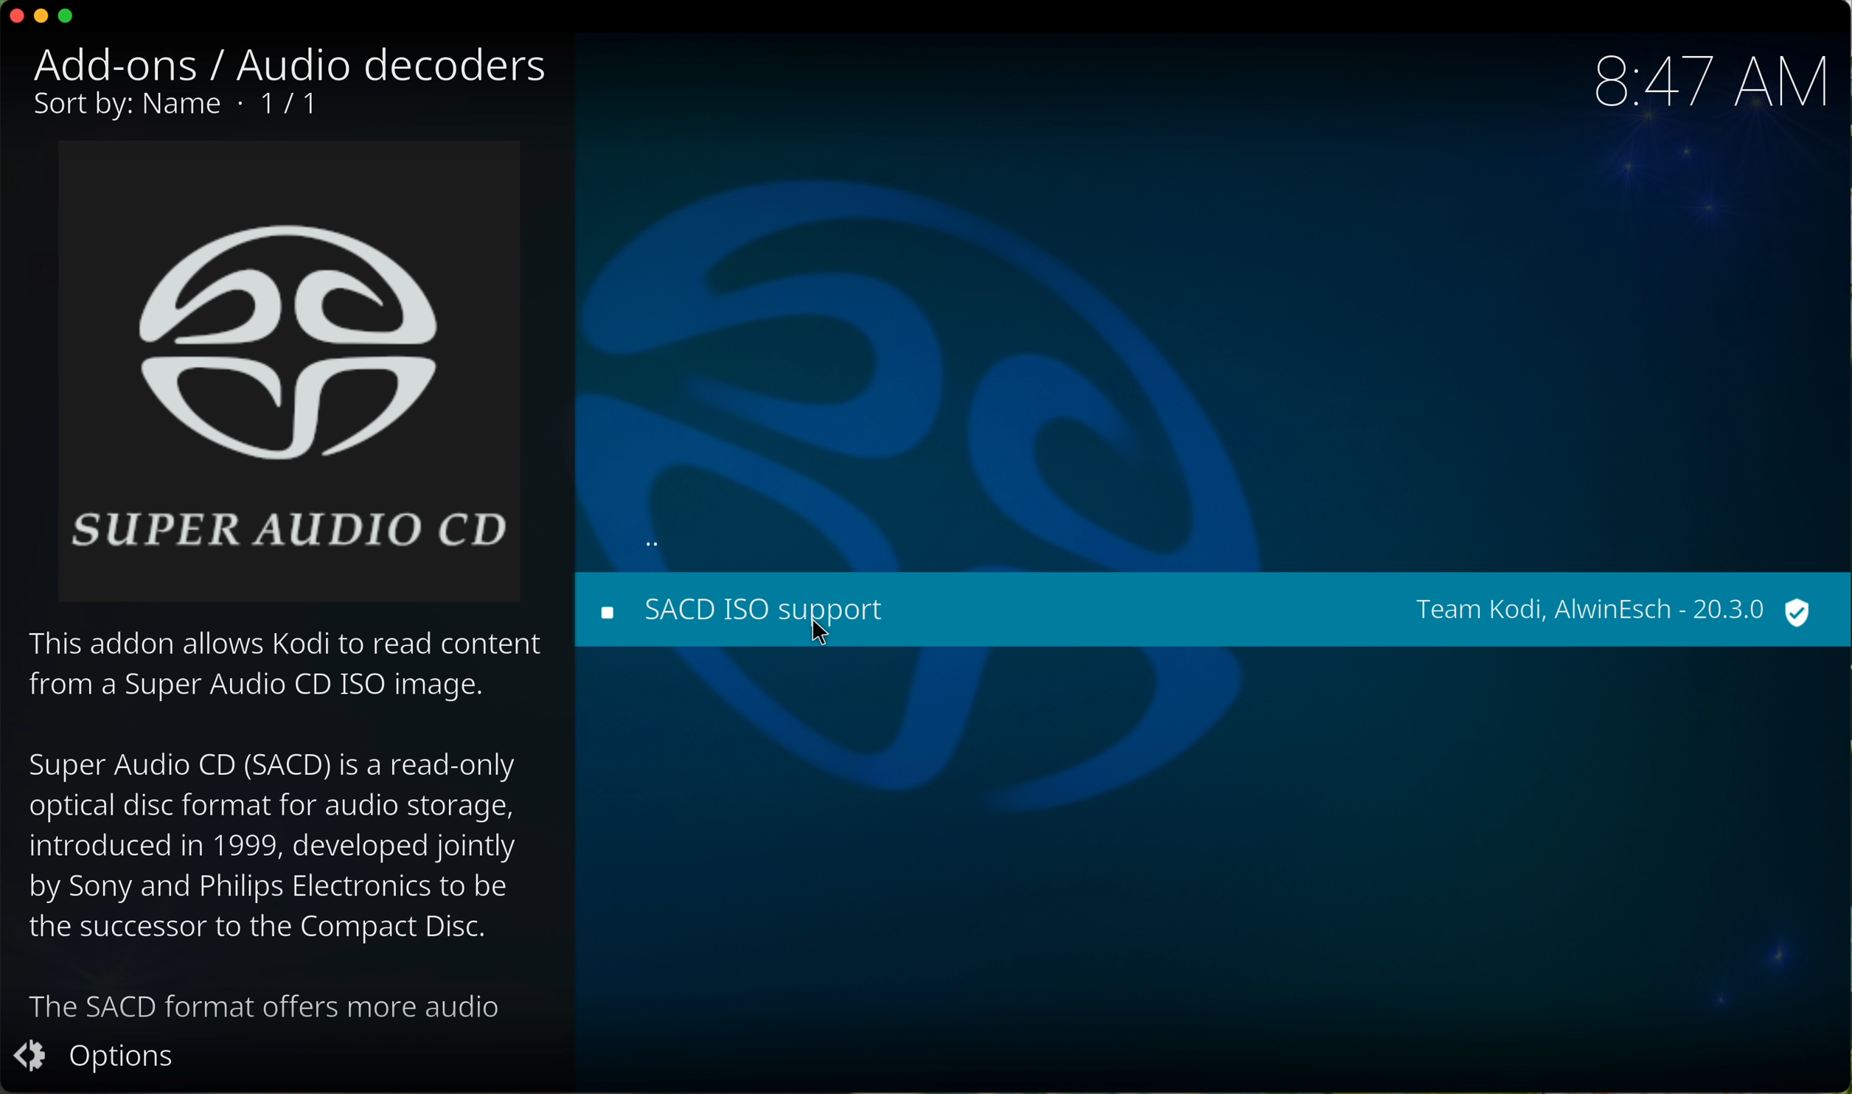 The width and height of the screenshot is (1852, 1094). I want to click on 1/1, so click(289, 105).